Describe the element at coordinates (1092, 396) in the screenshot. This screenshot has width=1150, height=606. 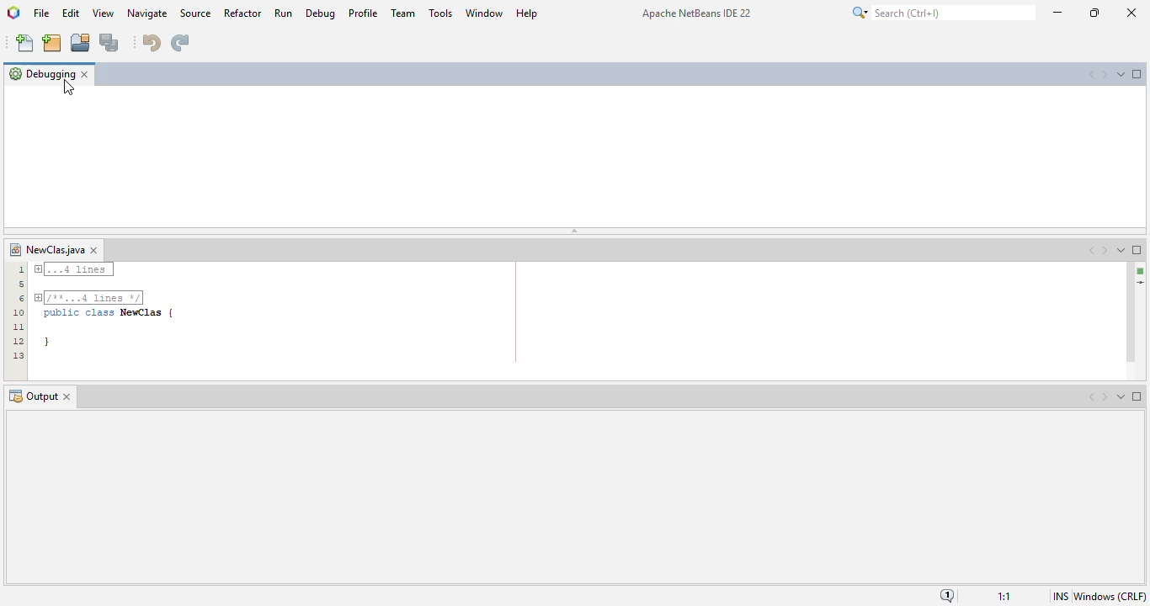
I see `scroll documents left` at that location.